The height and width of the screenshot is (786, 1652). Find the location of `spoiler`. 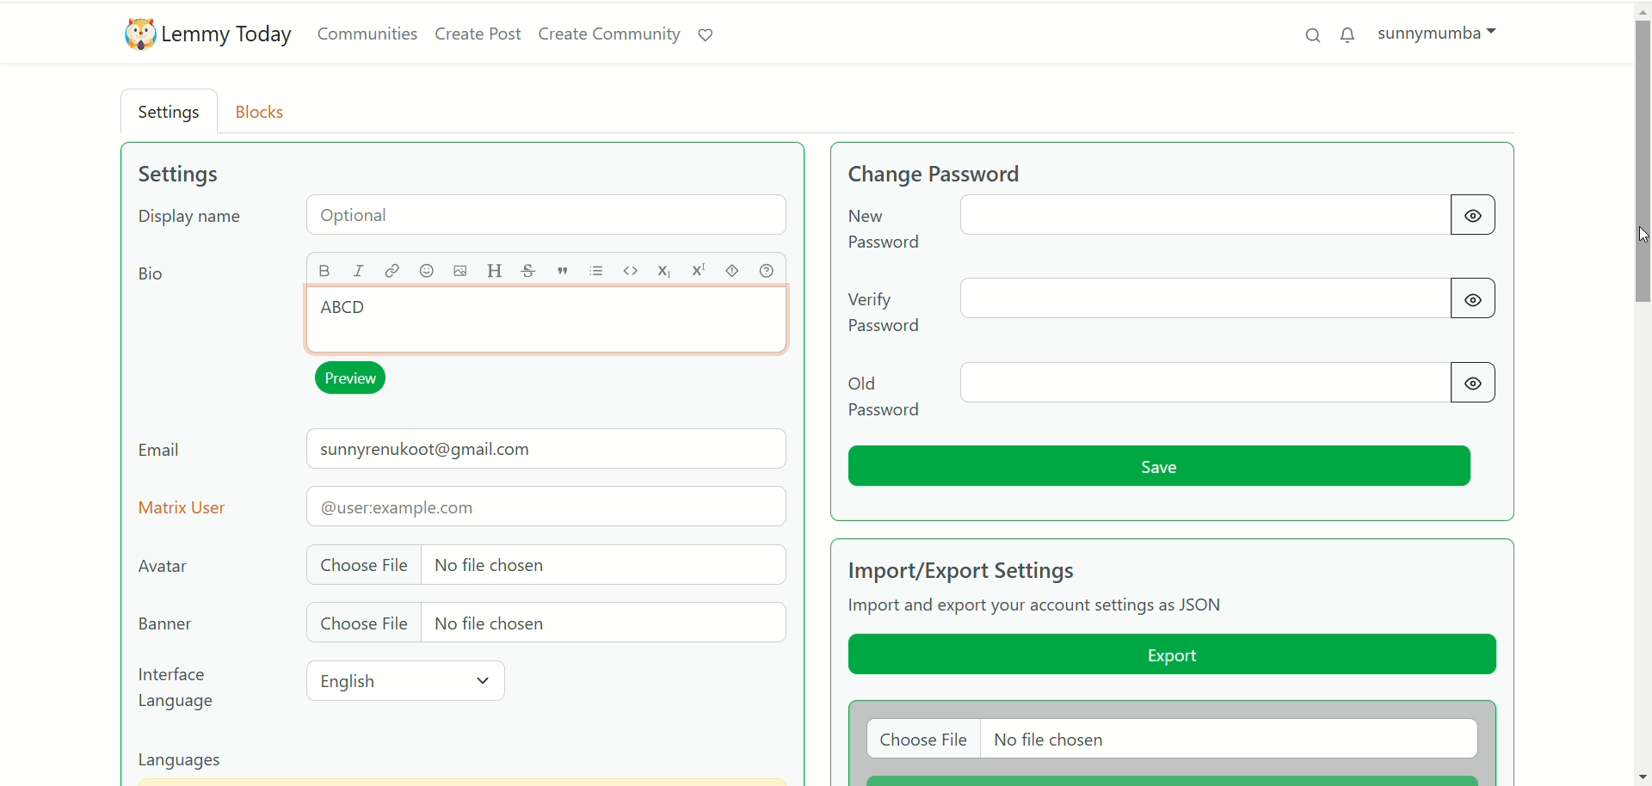

spoiler is located at coordinates (735, 270).